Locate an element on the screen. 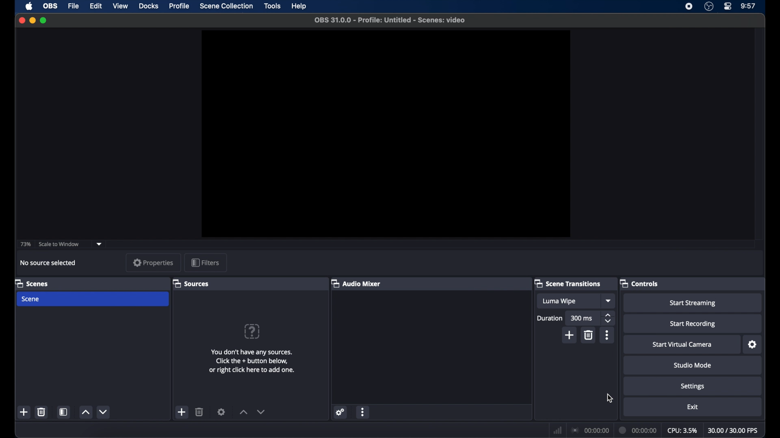 This screenshot has width=780, height=438. start recording is located at coordinates (693, 324).